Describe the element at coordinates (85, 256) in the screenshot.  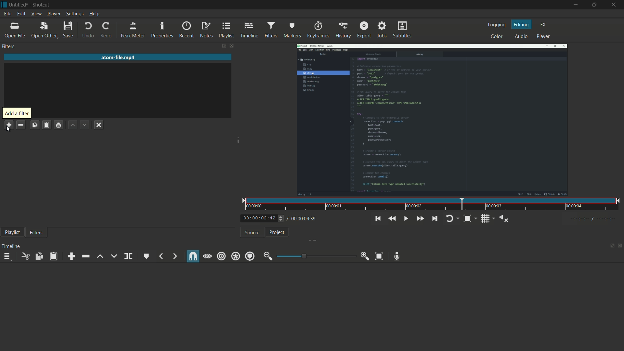
I see `ripple delete` at that location.